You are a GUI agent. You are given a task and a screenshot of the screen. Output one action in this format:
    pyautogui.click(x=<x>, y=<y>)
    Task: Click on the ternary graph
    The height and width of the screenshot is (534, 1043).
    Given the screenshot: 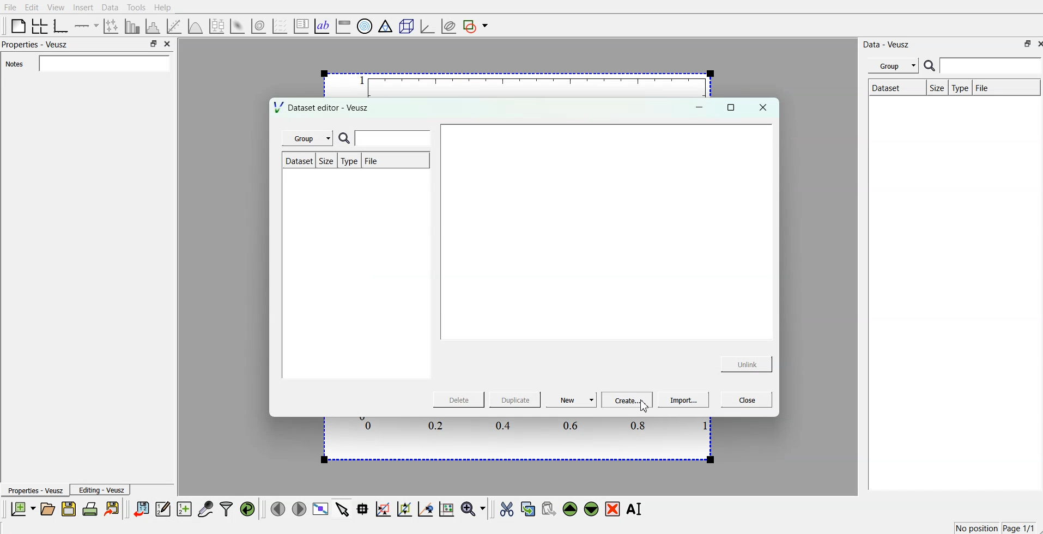 What is the action you would take?
    pyautogui.click(x=385, y=25)
    